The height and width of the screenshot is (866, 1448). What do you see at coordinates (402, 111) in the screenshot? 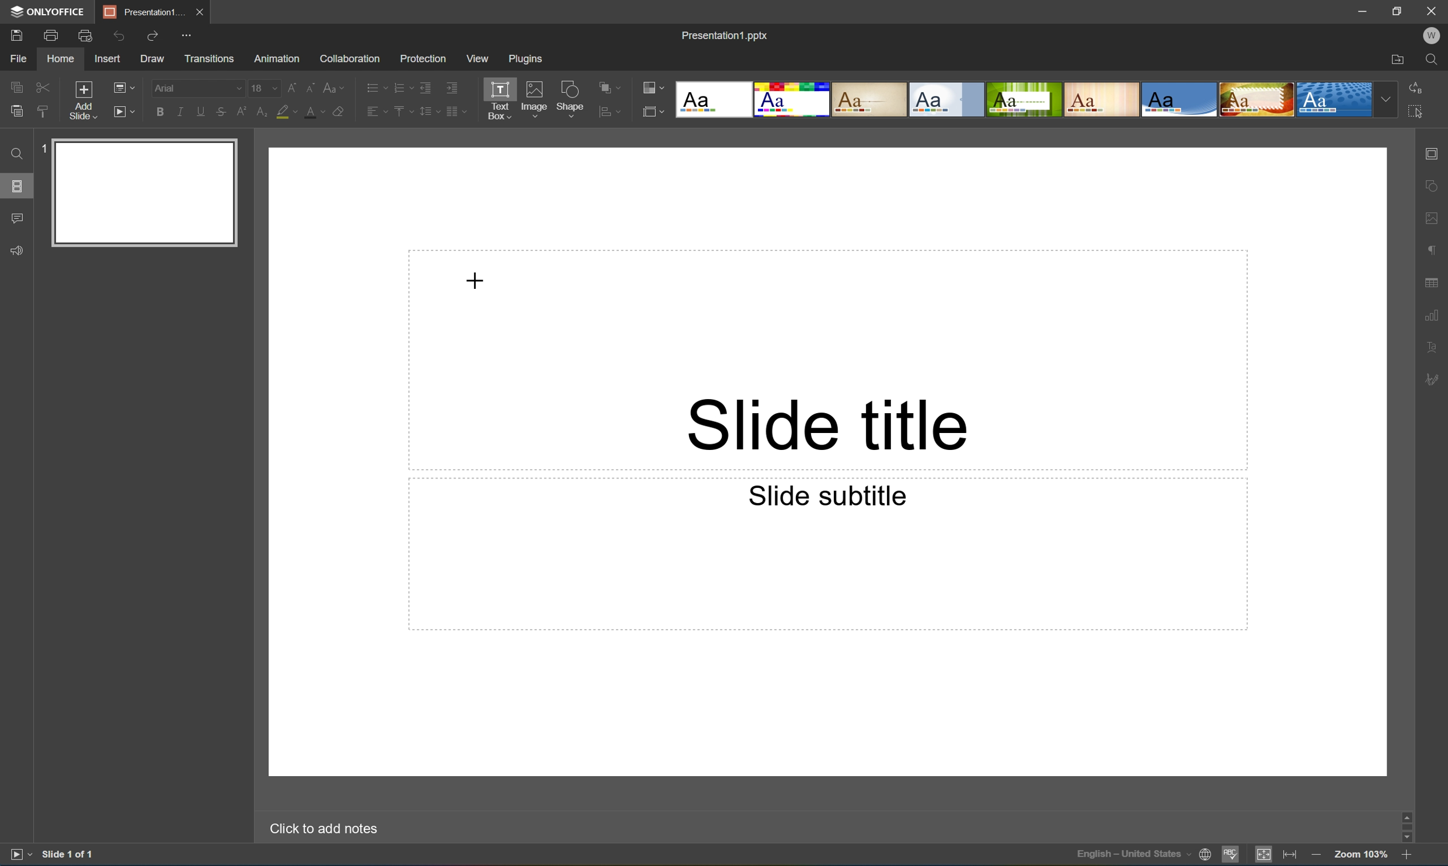
I see `Vertical align` at bounding box center [402, 111].